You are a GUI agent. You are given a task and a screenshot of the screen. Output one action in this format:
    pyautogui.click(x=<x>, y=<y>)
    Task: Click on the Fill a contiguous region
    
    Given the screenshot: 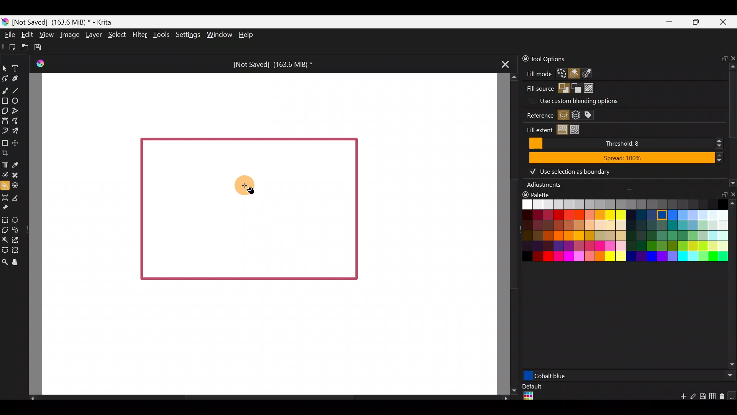 What is the action you would take?
    pyautogui.click(x=575, y=74)
    